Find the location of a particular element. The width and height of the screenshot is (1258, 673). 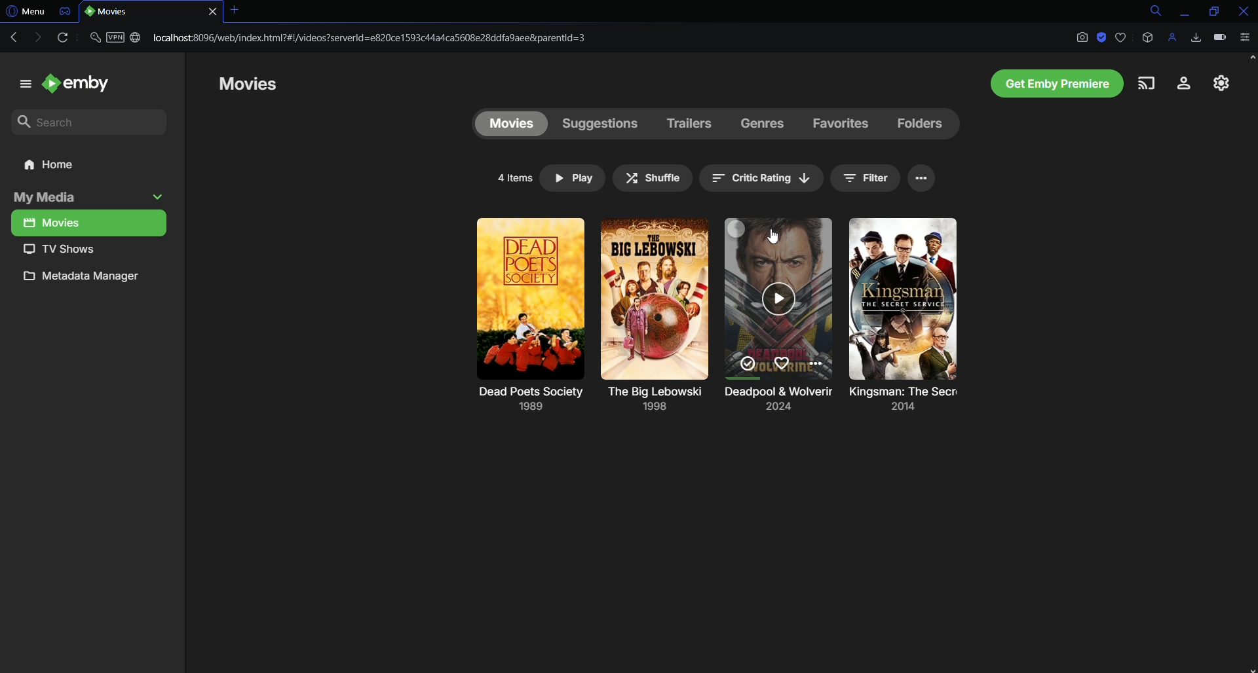

Metadata manager is located at coordinates (88, 279).